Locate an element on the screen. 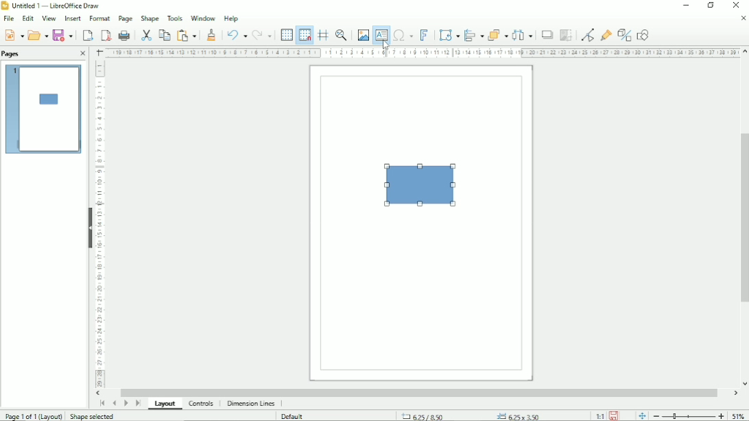 The image size is (749, 421). Zoom factor is located at coordinates (738, 415).